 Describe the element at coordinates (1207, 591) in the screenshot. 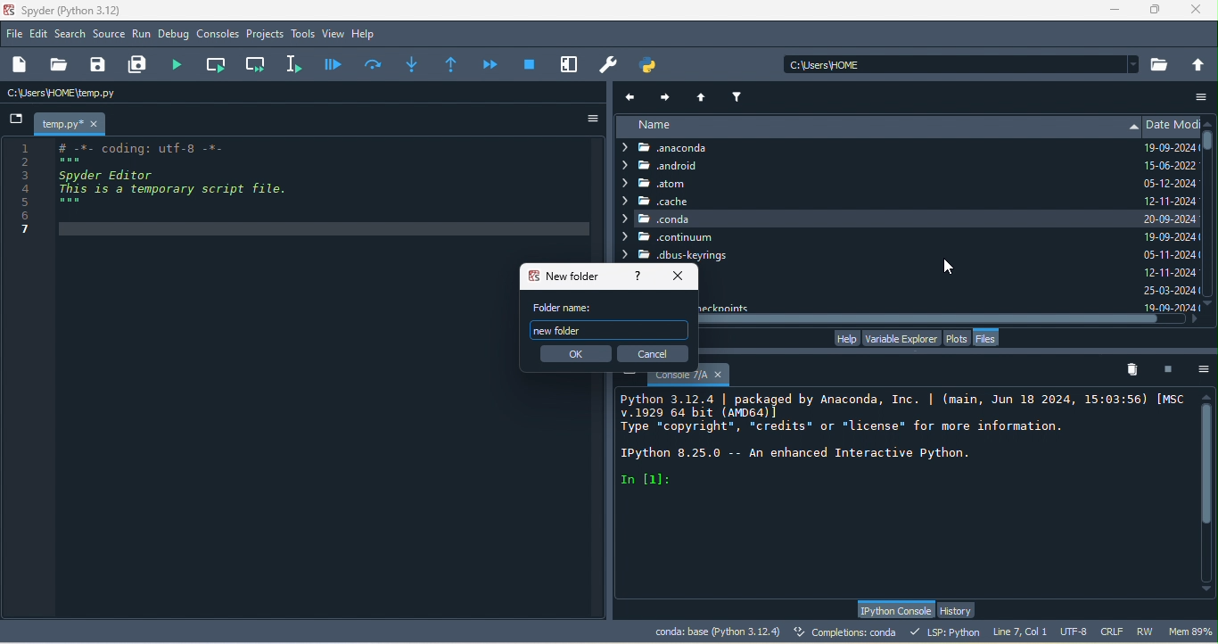

I see `scroll down` at that location.